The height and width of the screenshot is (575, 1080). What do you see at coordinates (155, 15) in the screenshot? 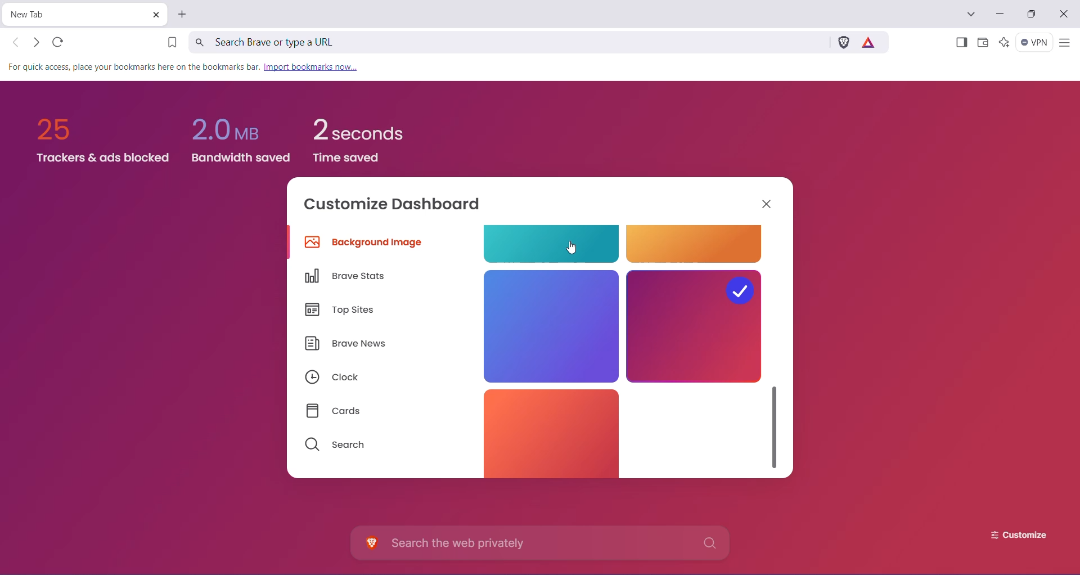
I see `Close Tab` at bounding box center [155, 15].